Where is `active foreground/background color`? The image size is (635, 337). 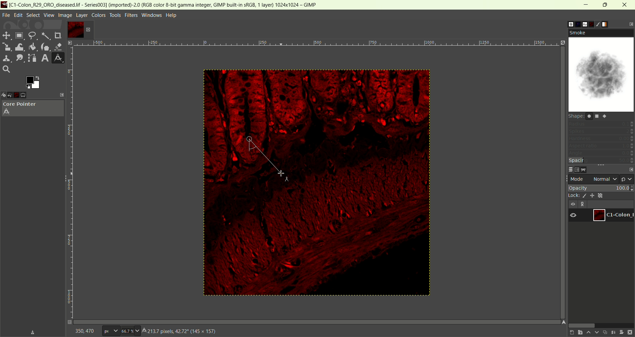 active foreground/background color is located at coordinates (32, 82).